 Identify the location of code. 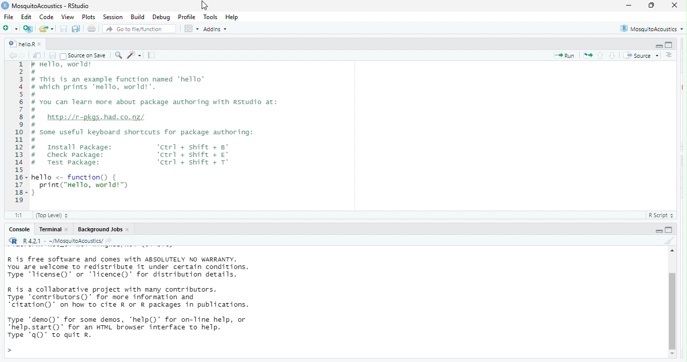
(47, 18).